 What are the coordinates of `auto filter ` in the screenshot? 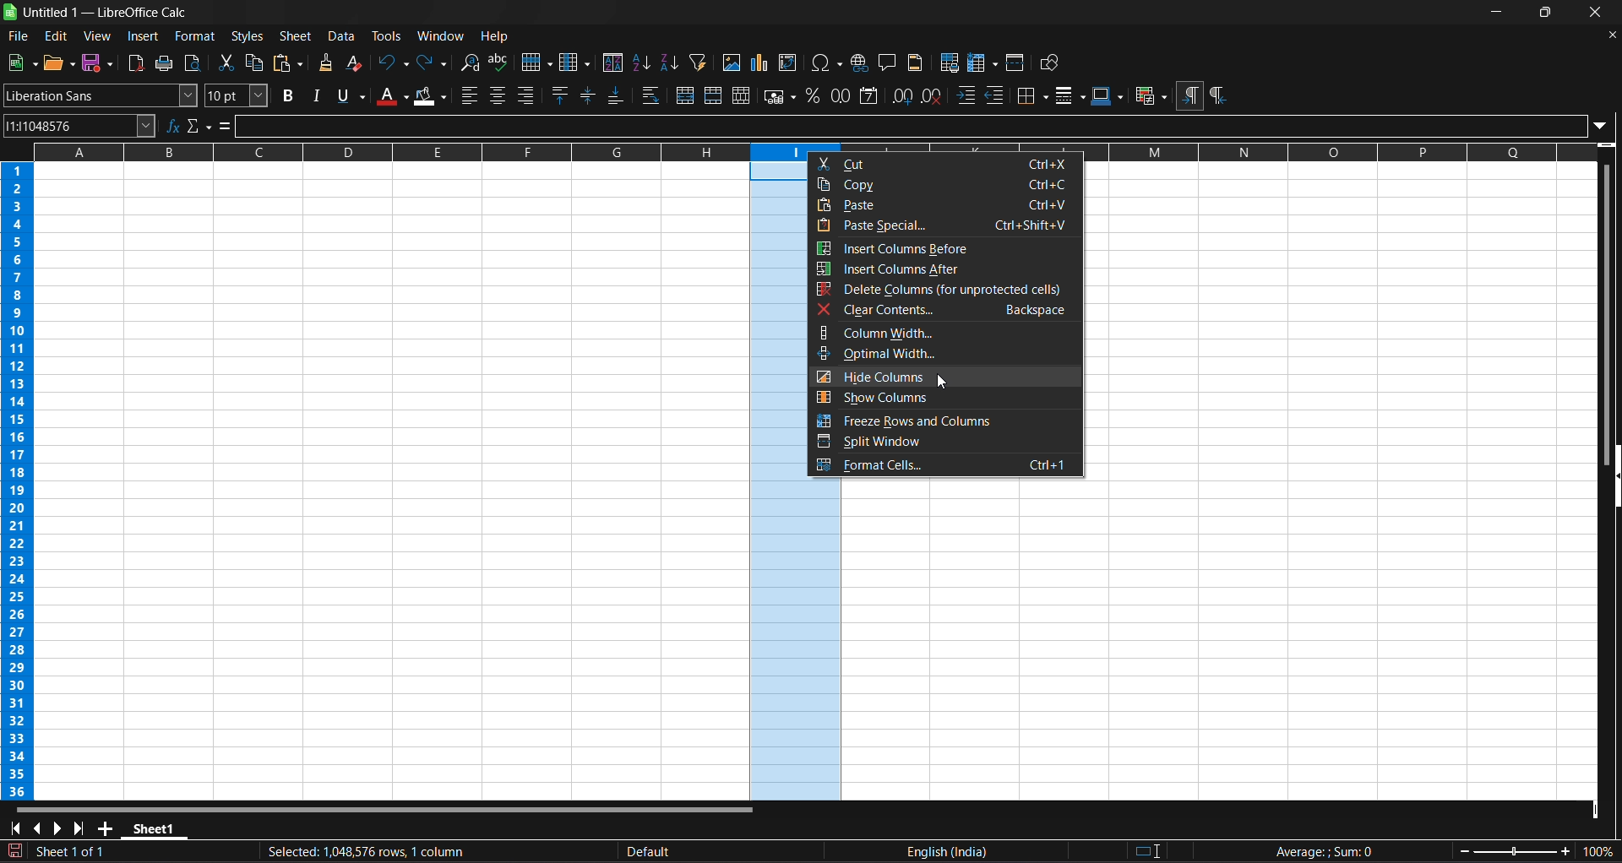 It's located at (697, 62).